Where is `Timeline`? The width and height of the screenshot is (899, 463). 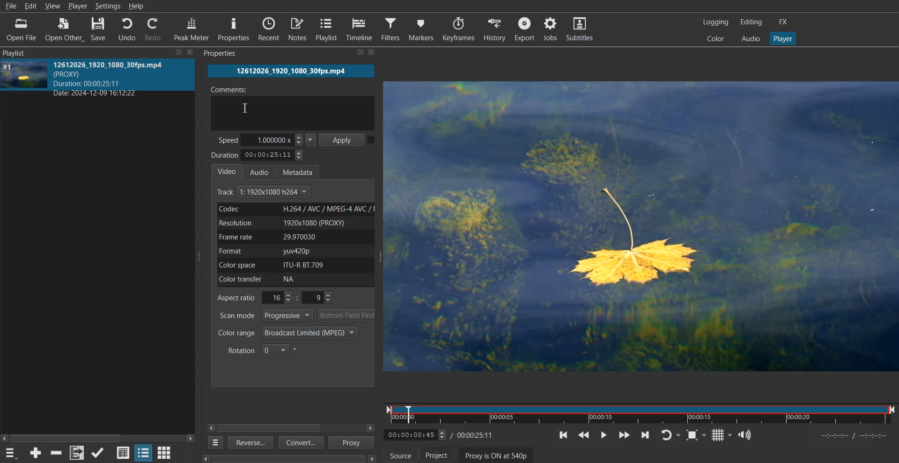
Timeline is located at coordinates (640, 412).